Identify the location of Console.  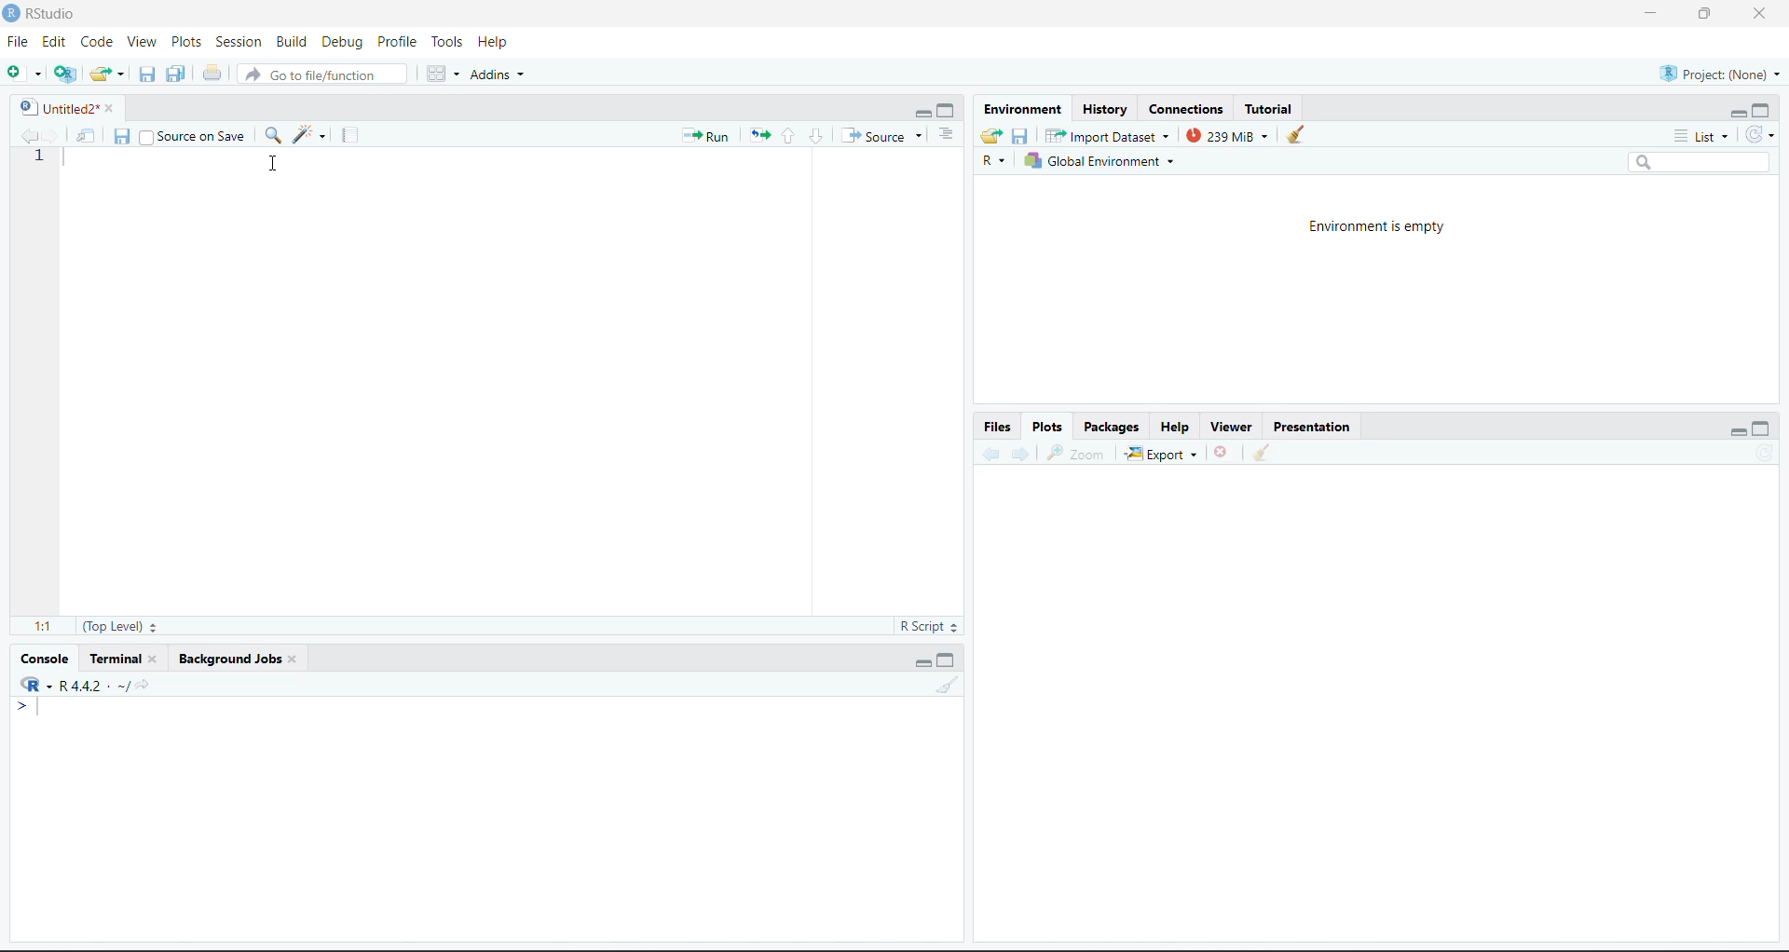
(43, 658).